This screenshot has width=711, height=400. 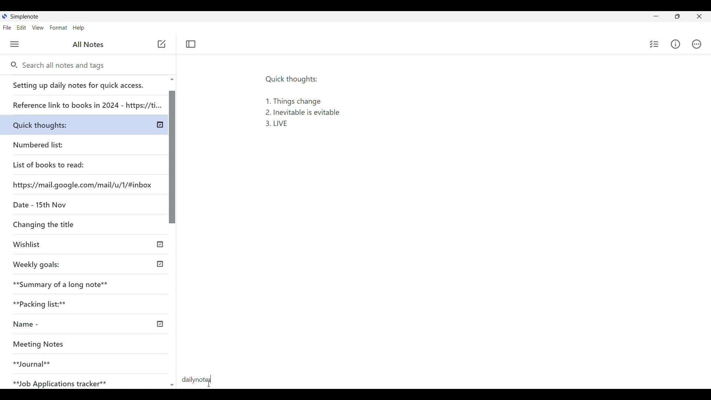 I want to click on Menu, so click(x=14, y=44).